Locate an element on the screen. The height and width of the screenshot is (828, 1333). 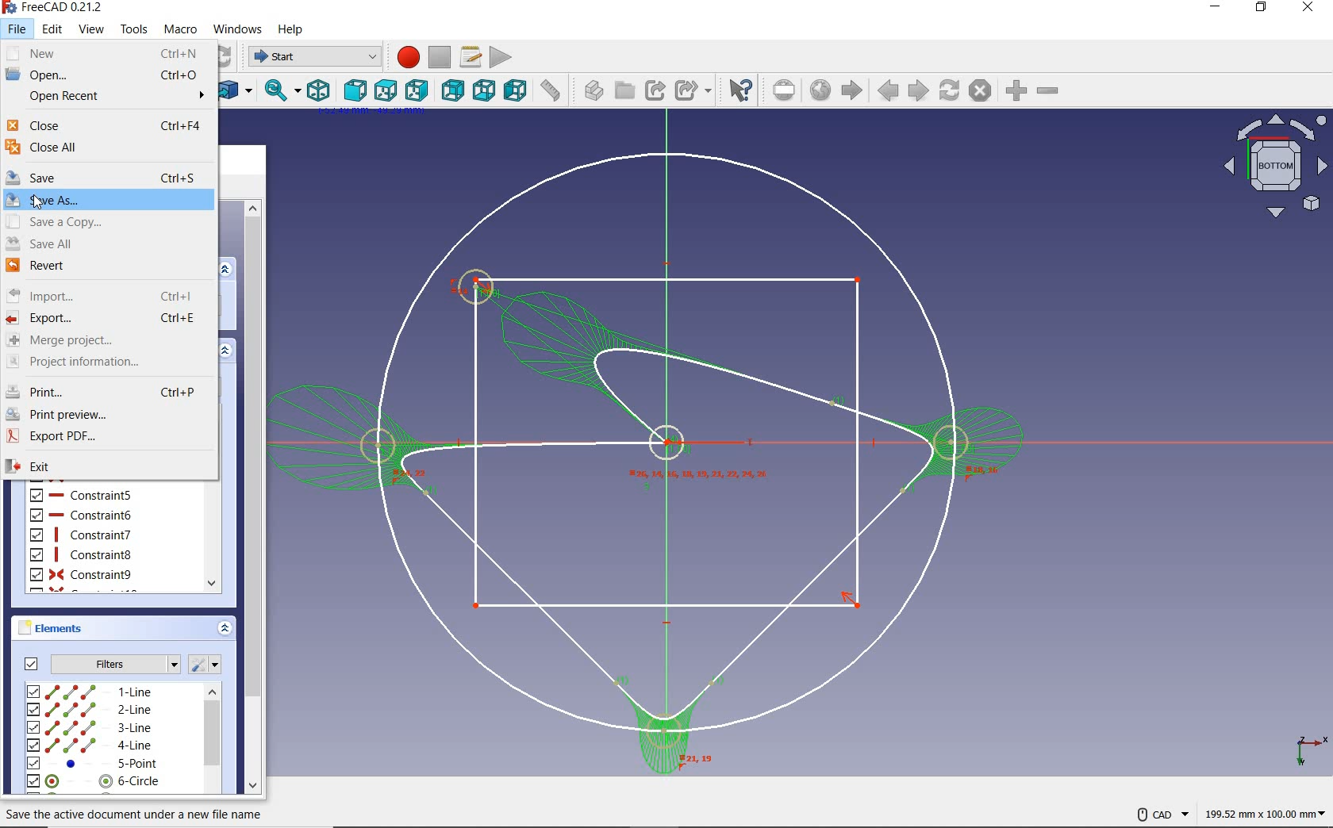
bottom view is located at coordinates (1273, 167).